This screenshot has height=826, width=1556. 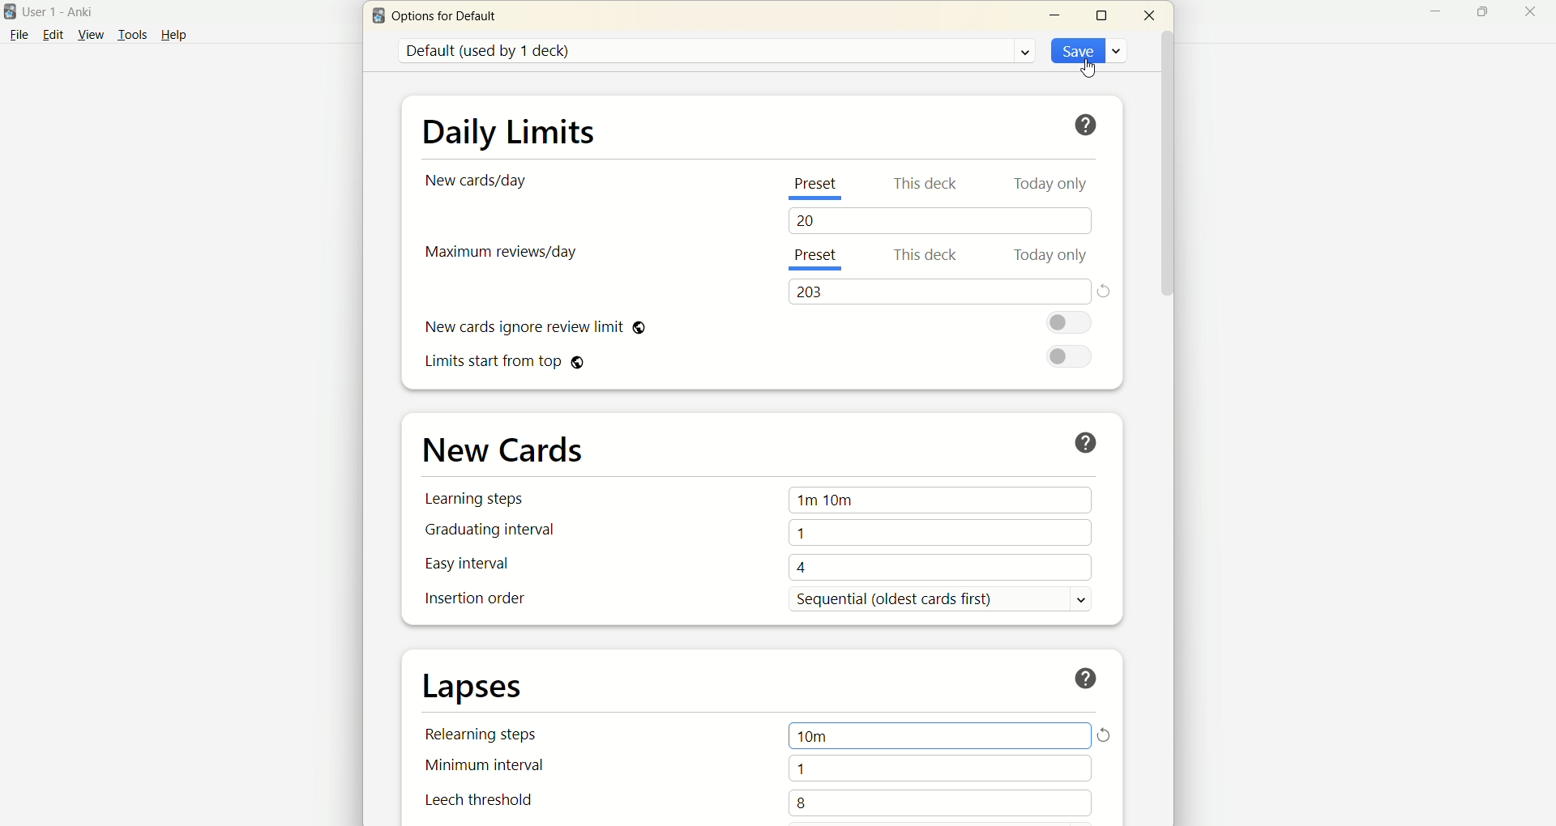 What do you see at coordinates (1054, 188) in the screenshot?
I see `today only` at bounding box center [1054, 188].